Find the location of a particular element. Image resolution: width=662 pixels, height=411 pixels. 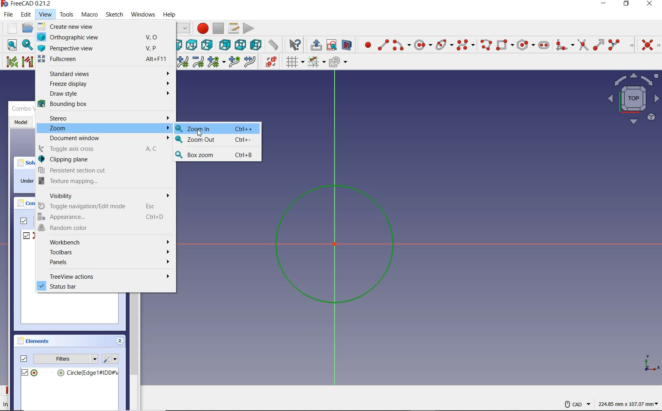

combo view is located at coordinates (22, 109).